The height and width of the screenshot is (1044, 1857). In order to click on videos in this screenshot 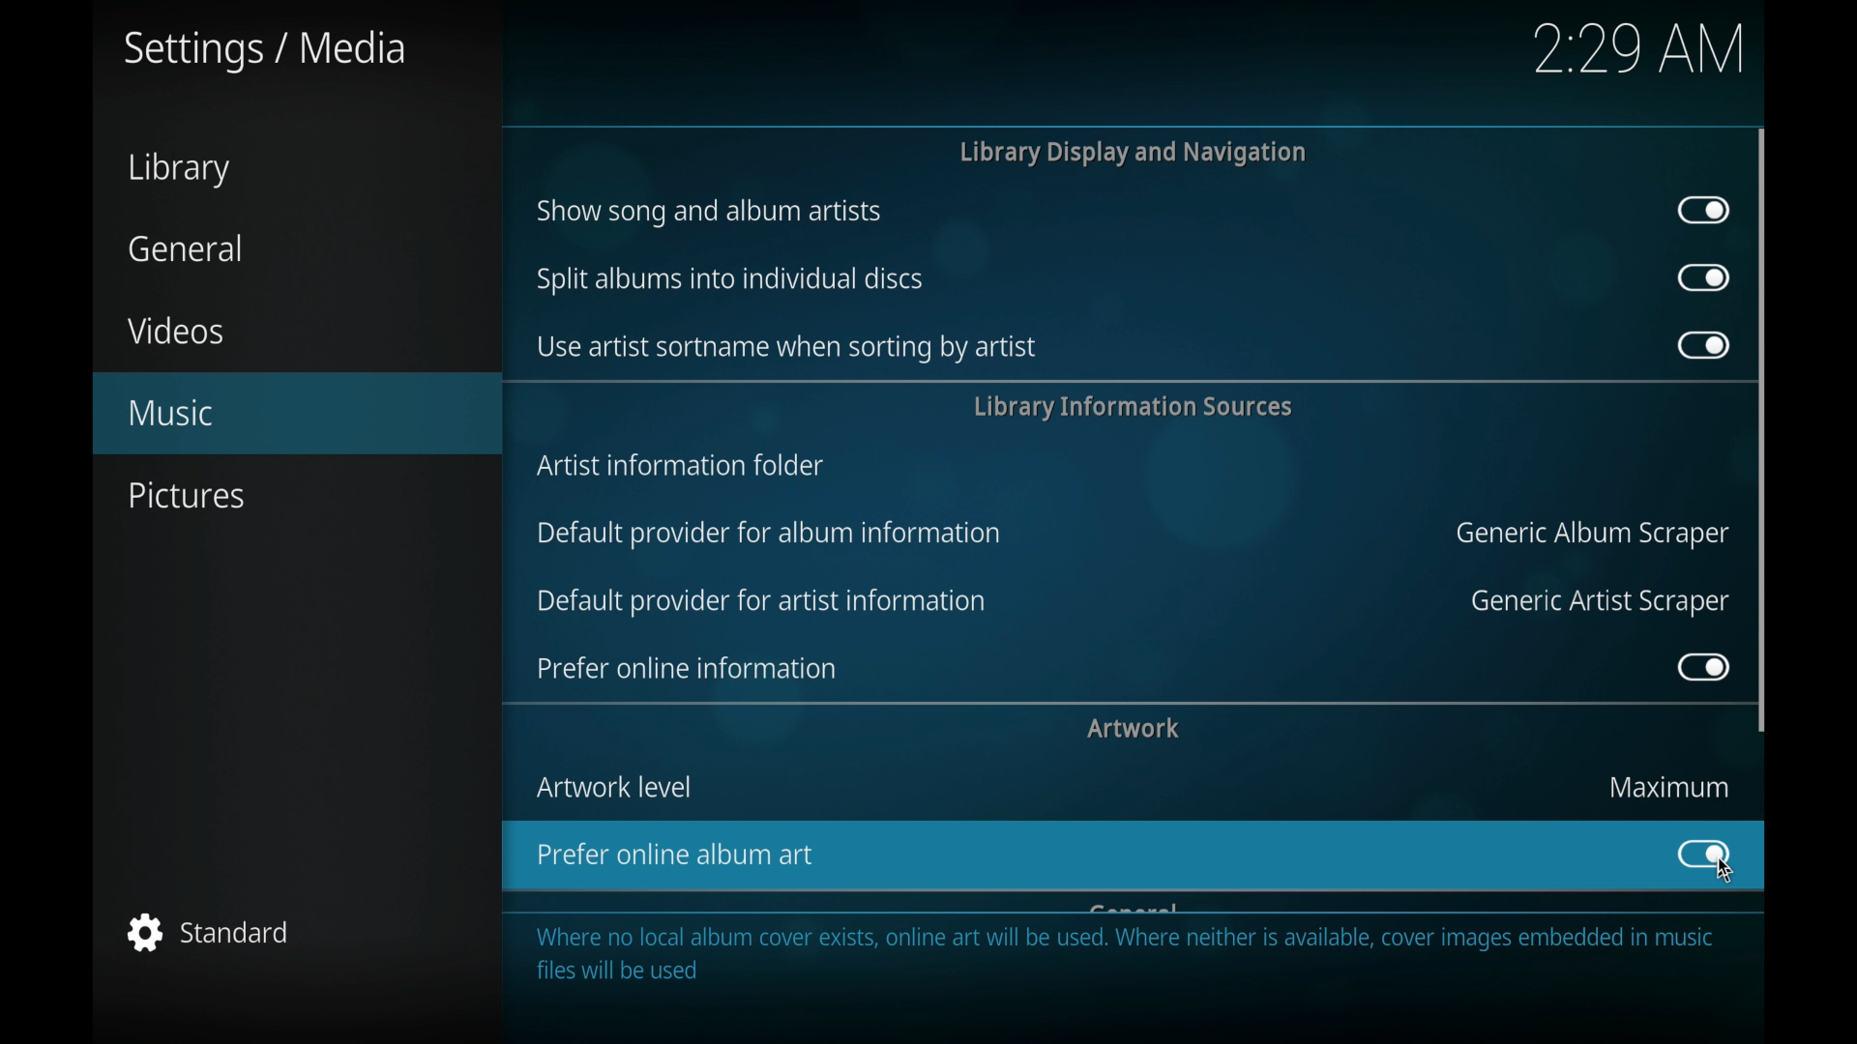, I will do `click(178, 332)`.